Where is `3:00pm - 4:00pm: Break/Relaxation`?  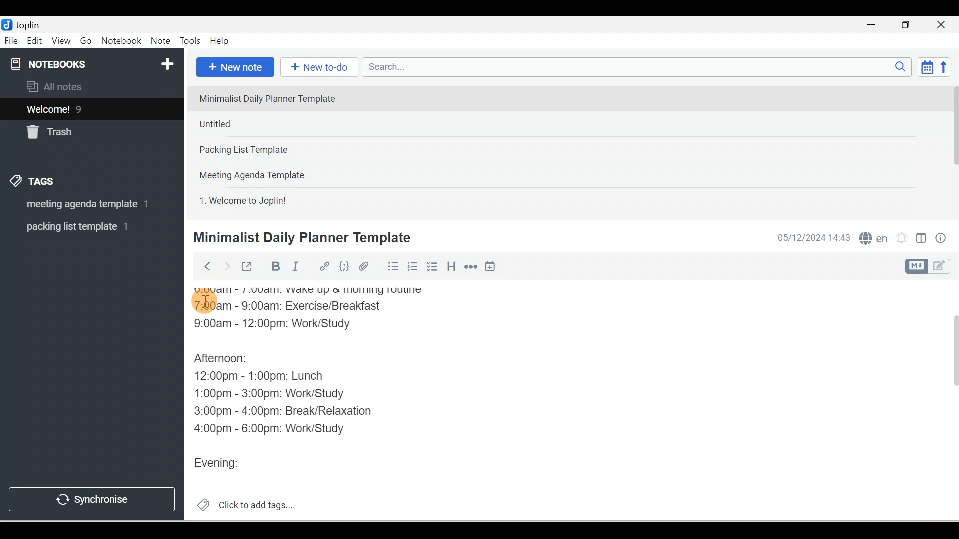 3:00pm - 4:00pm: Break/Relaxation is located at coordinates (304, 410).